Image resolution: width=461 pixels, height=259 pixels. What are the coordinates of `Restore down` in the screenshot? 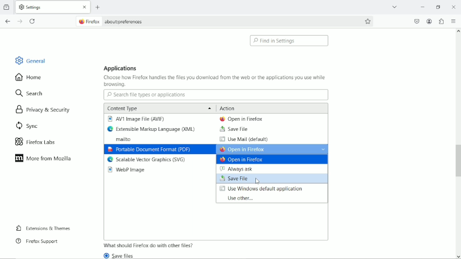 It's located at (439, 7).